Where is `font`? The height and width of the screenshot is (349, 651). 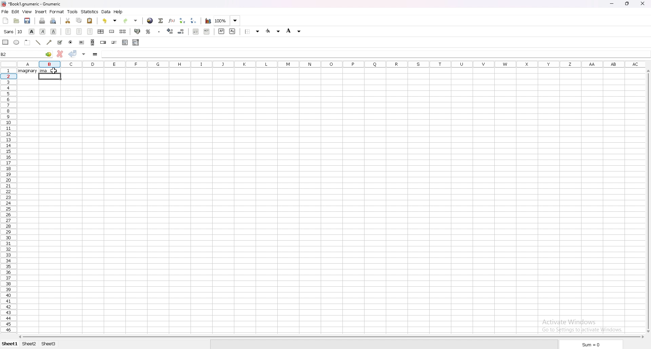 font is located at coordinates (14, 32).